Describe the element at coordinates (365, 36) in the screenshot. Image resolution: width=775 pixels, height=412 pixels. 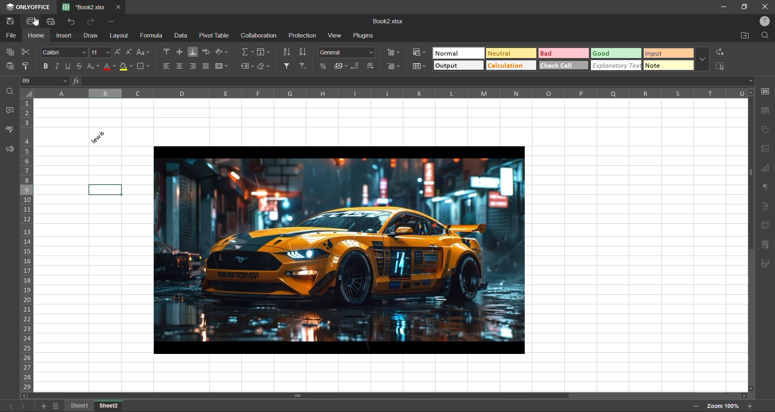
I see `plugins` at that location.